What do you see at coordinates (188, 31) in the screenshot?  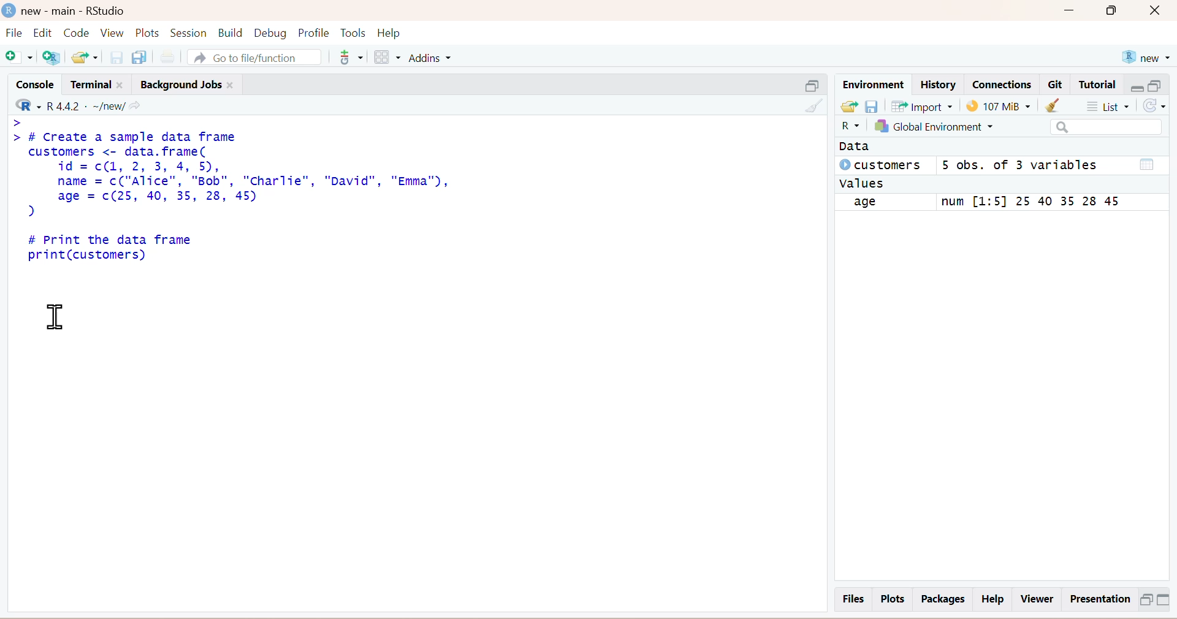 I see `Session` at bounding box center [188, 31].